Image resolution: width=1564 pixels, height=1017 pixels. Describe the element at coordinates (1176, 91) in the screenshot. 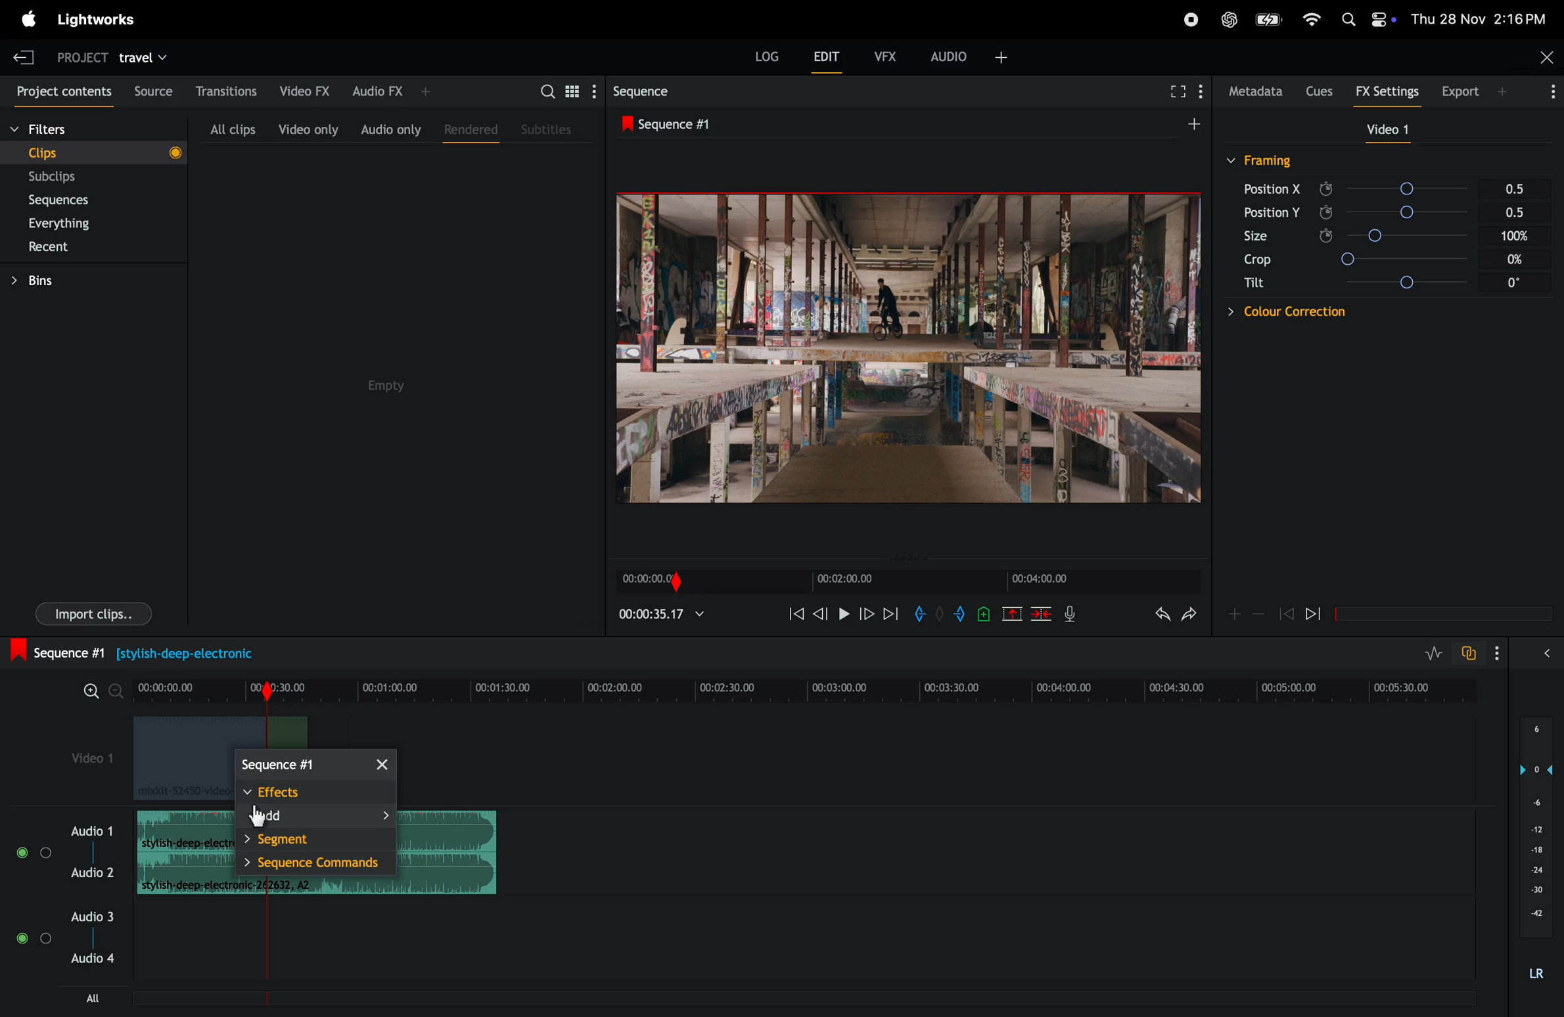

I see `fullscreen` at that location.